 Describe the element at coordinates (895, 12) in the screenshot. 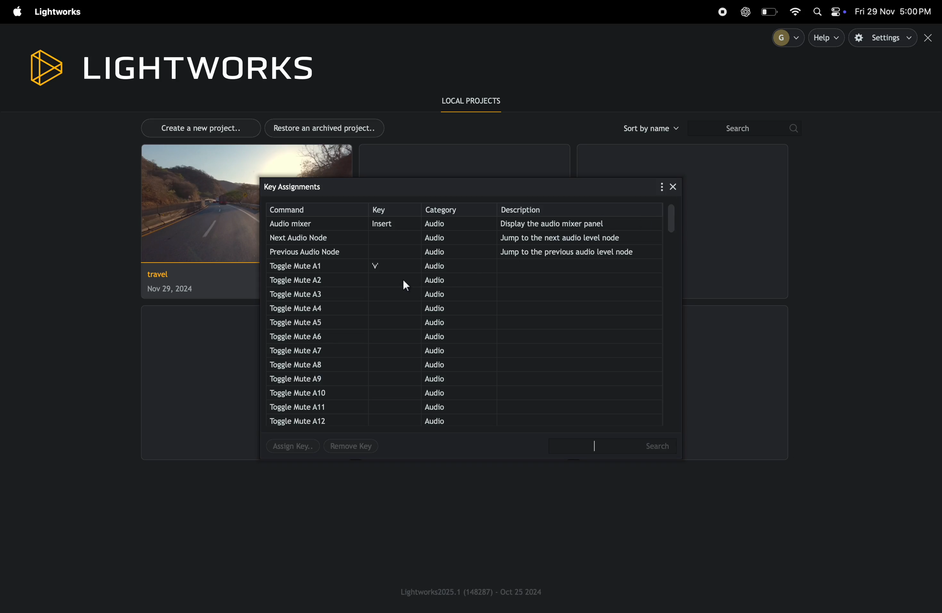

I see `date and time` at that location.